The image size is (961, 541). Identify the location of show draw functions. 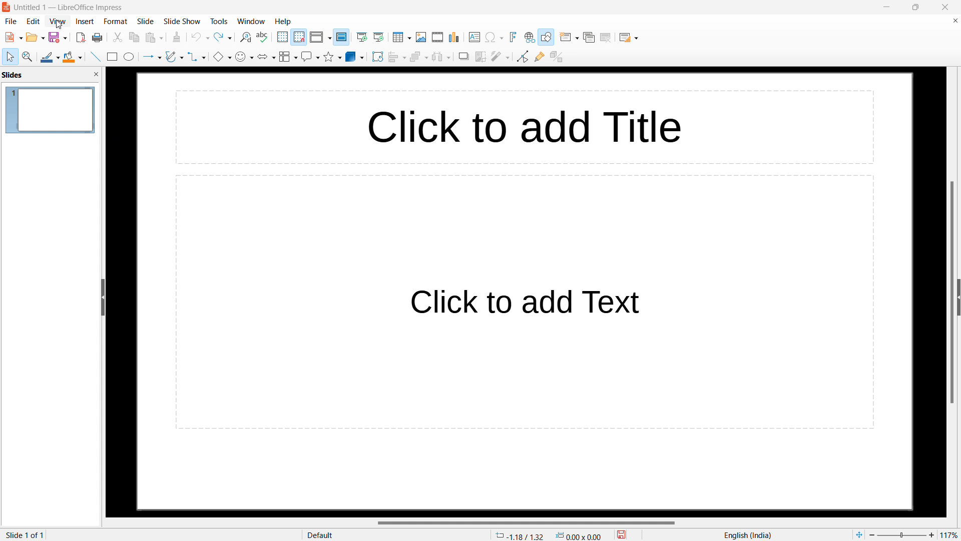
(547, 37).